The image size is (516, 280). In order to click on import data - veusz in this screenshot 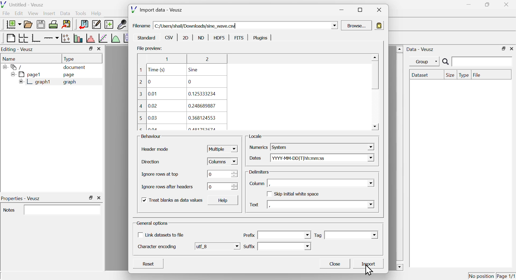, I will do `click(157, 10)`.